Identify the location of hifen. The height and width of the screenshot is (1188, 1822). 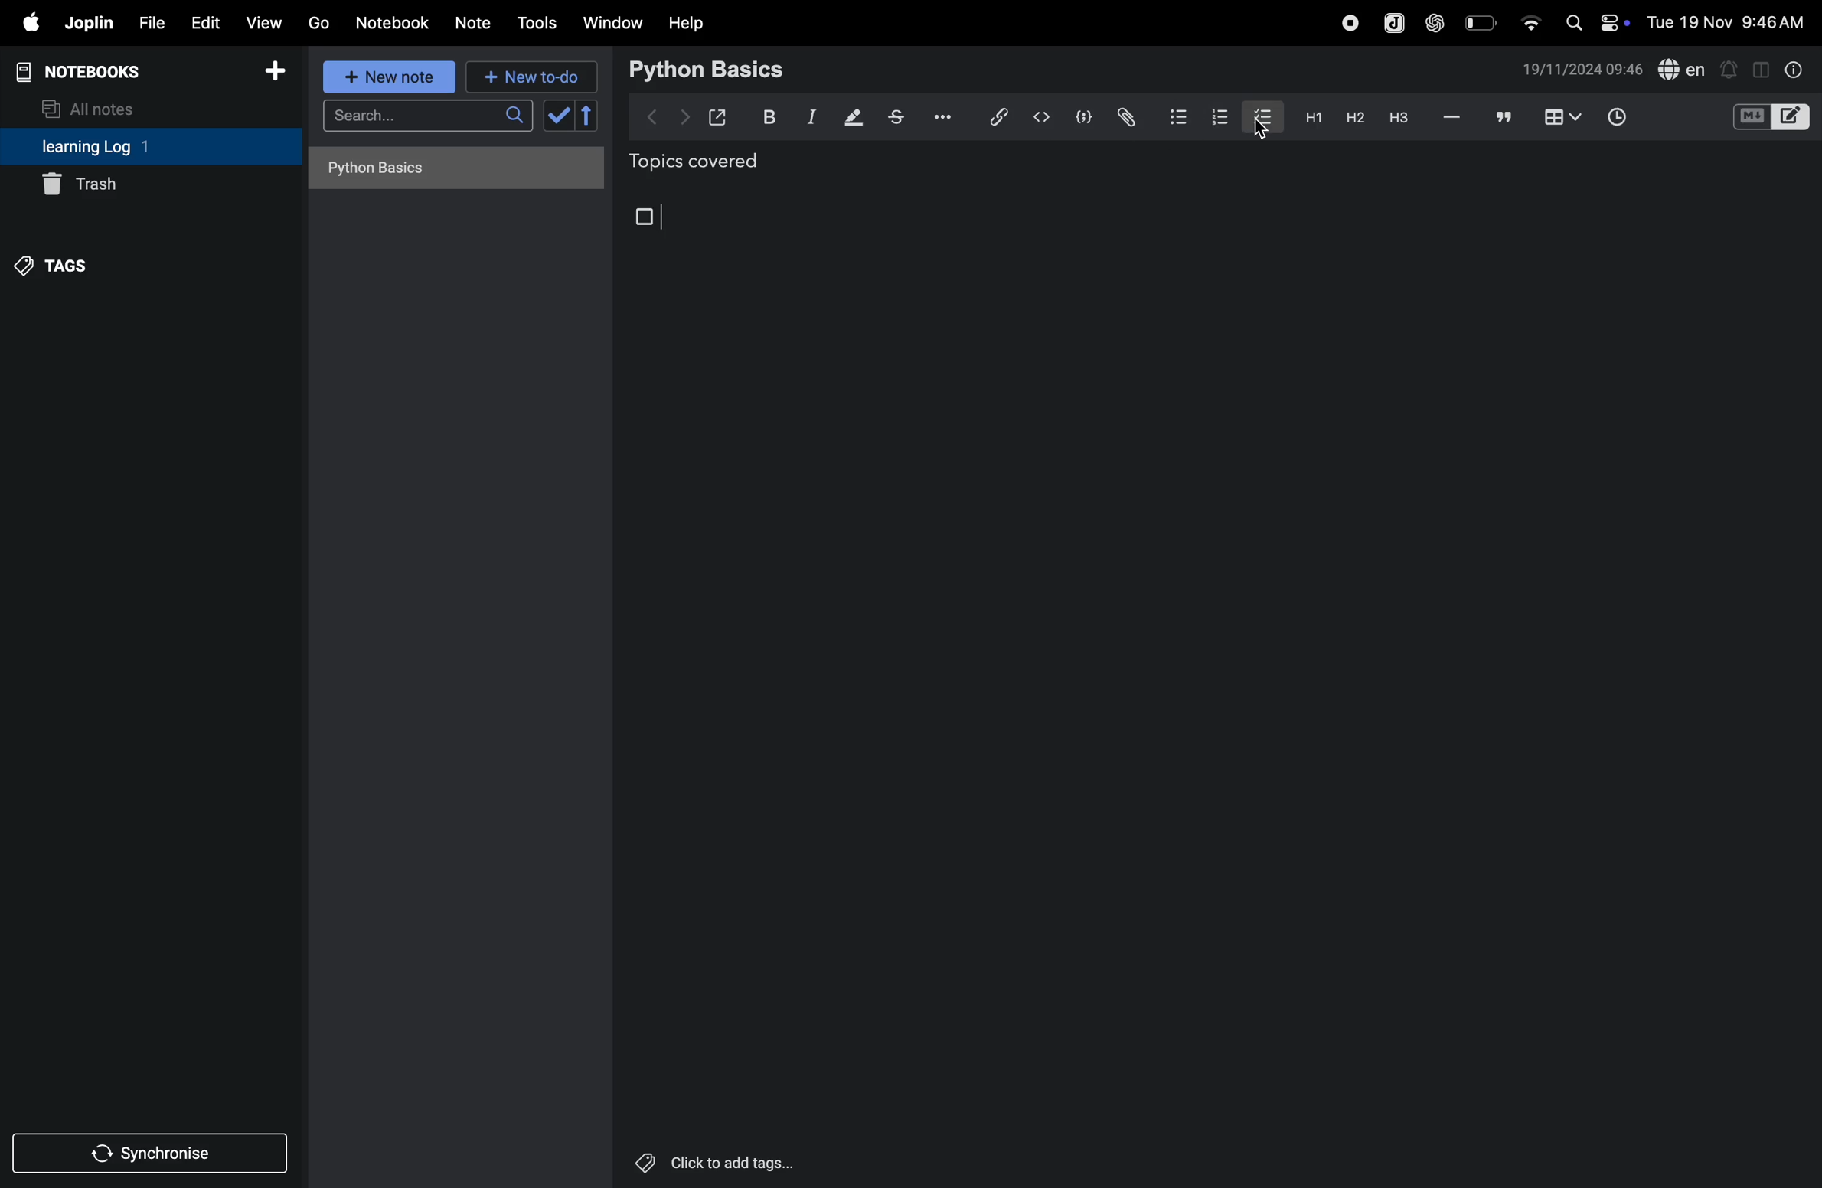
(1452, 118).